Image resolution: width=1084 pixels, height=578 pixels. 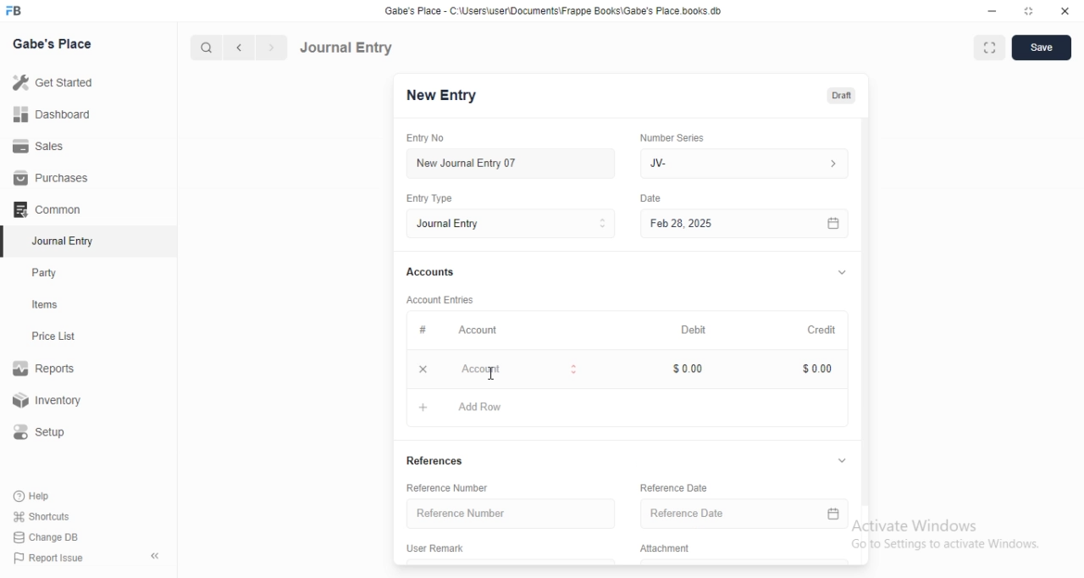 What do you see at coordinates (748, 164) in the screenshot?
I see `JV-` at bounding box center [748, 164].